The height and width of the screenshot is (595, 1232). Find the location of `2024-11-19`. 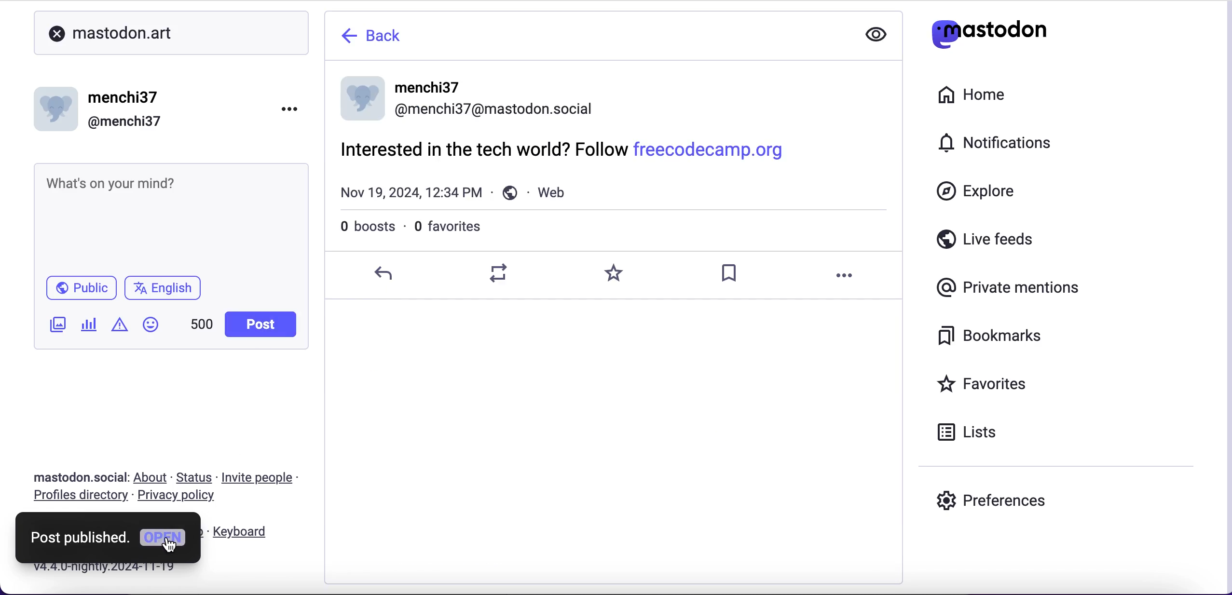

2024-11-19 is located at coordinates (117, 569).